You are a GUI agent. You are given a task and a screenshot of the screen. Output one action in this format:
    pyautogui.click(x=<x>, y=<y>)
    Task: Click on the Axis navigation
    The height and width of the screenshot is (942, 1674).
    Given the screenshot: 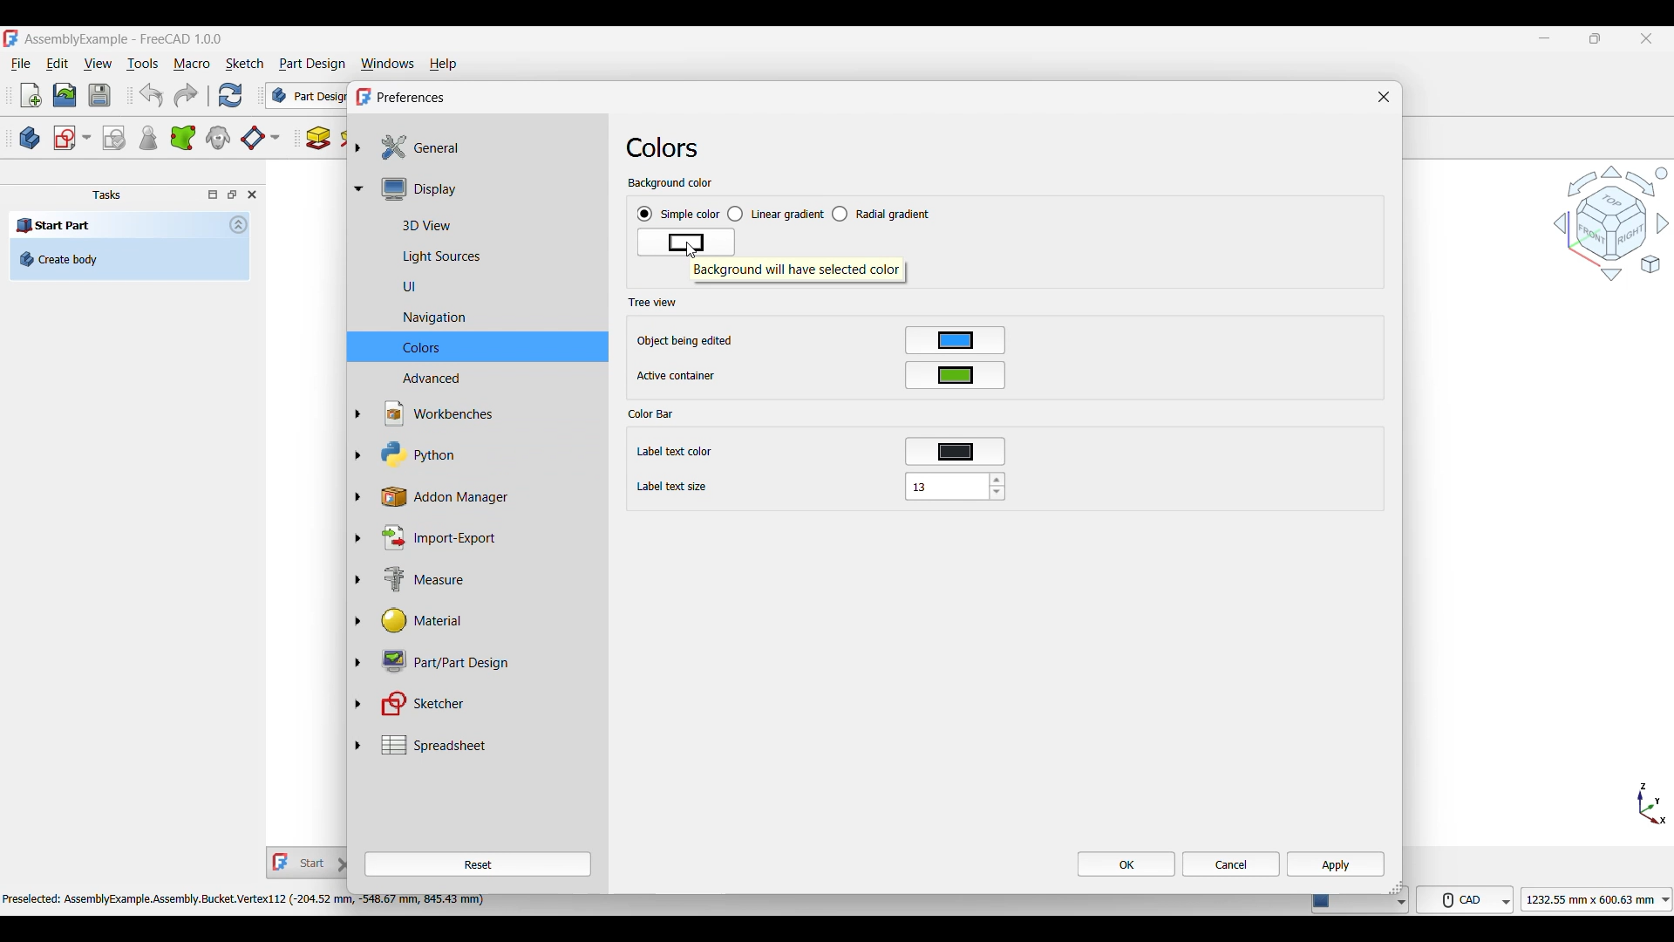 What is the action you would take?
    pyautogui.click(x=1652, y=803)
    